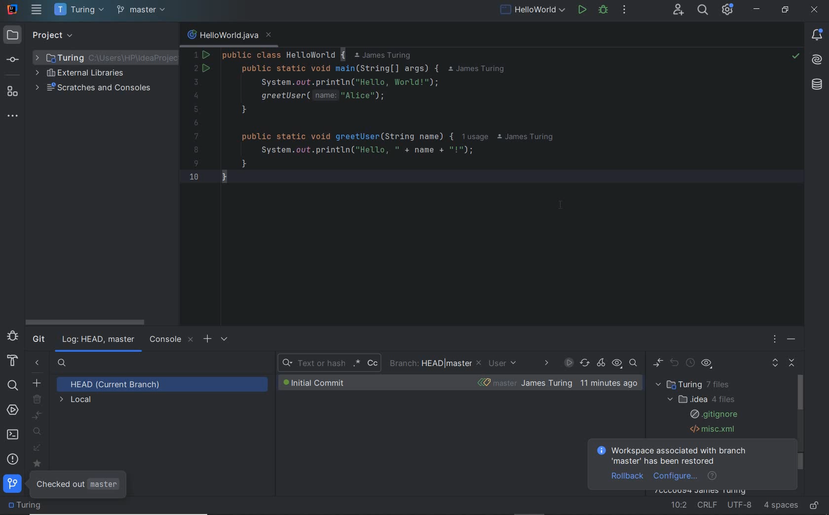  Describe the element at coordinates (633, 363) in the screenshot. I see `go to hash/branch` at that location.